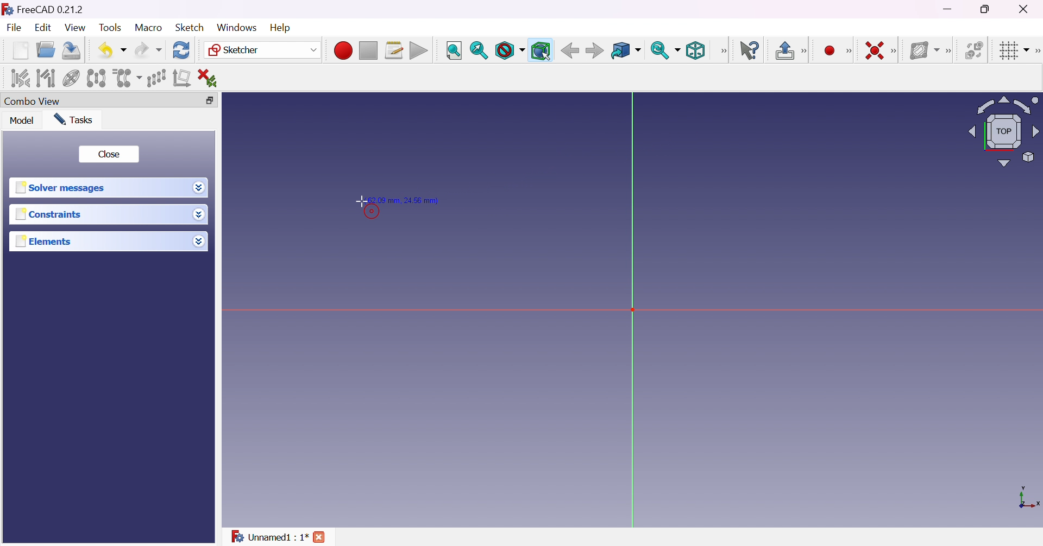  What do you see at coordinates (367, 51) in the screenshot?
I see `Stop macro recording` at bounding box center [367, 51].